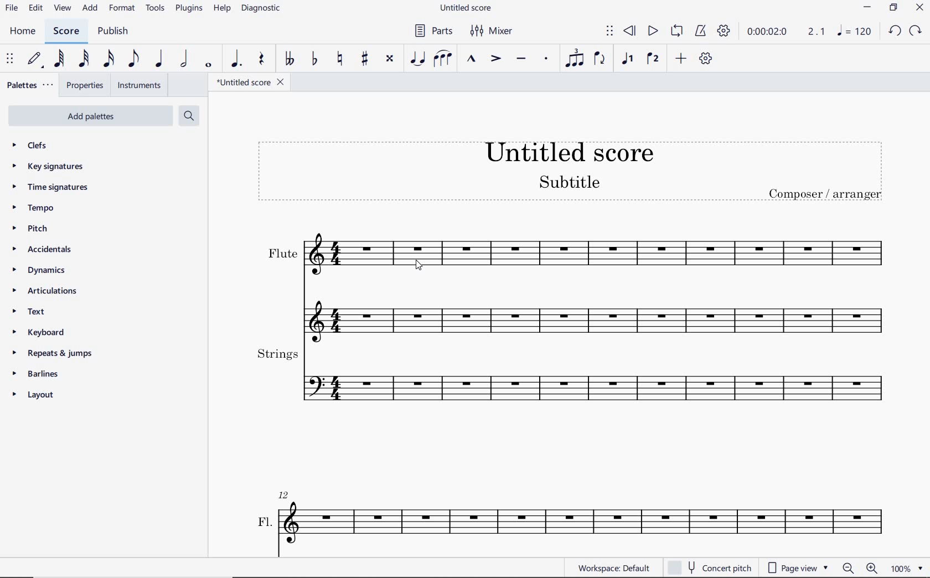 The width and height of the screenshot is (930, 578). What do you see at coordinates (892, 9) in the screenshot?
I see `restore down` at bounding box center [892, 9].